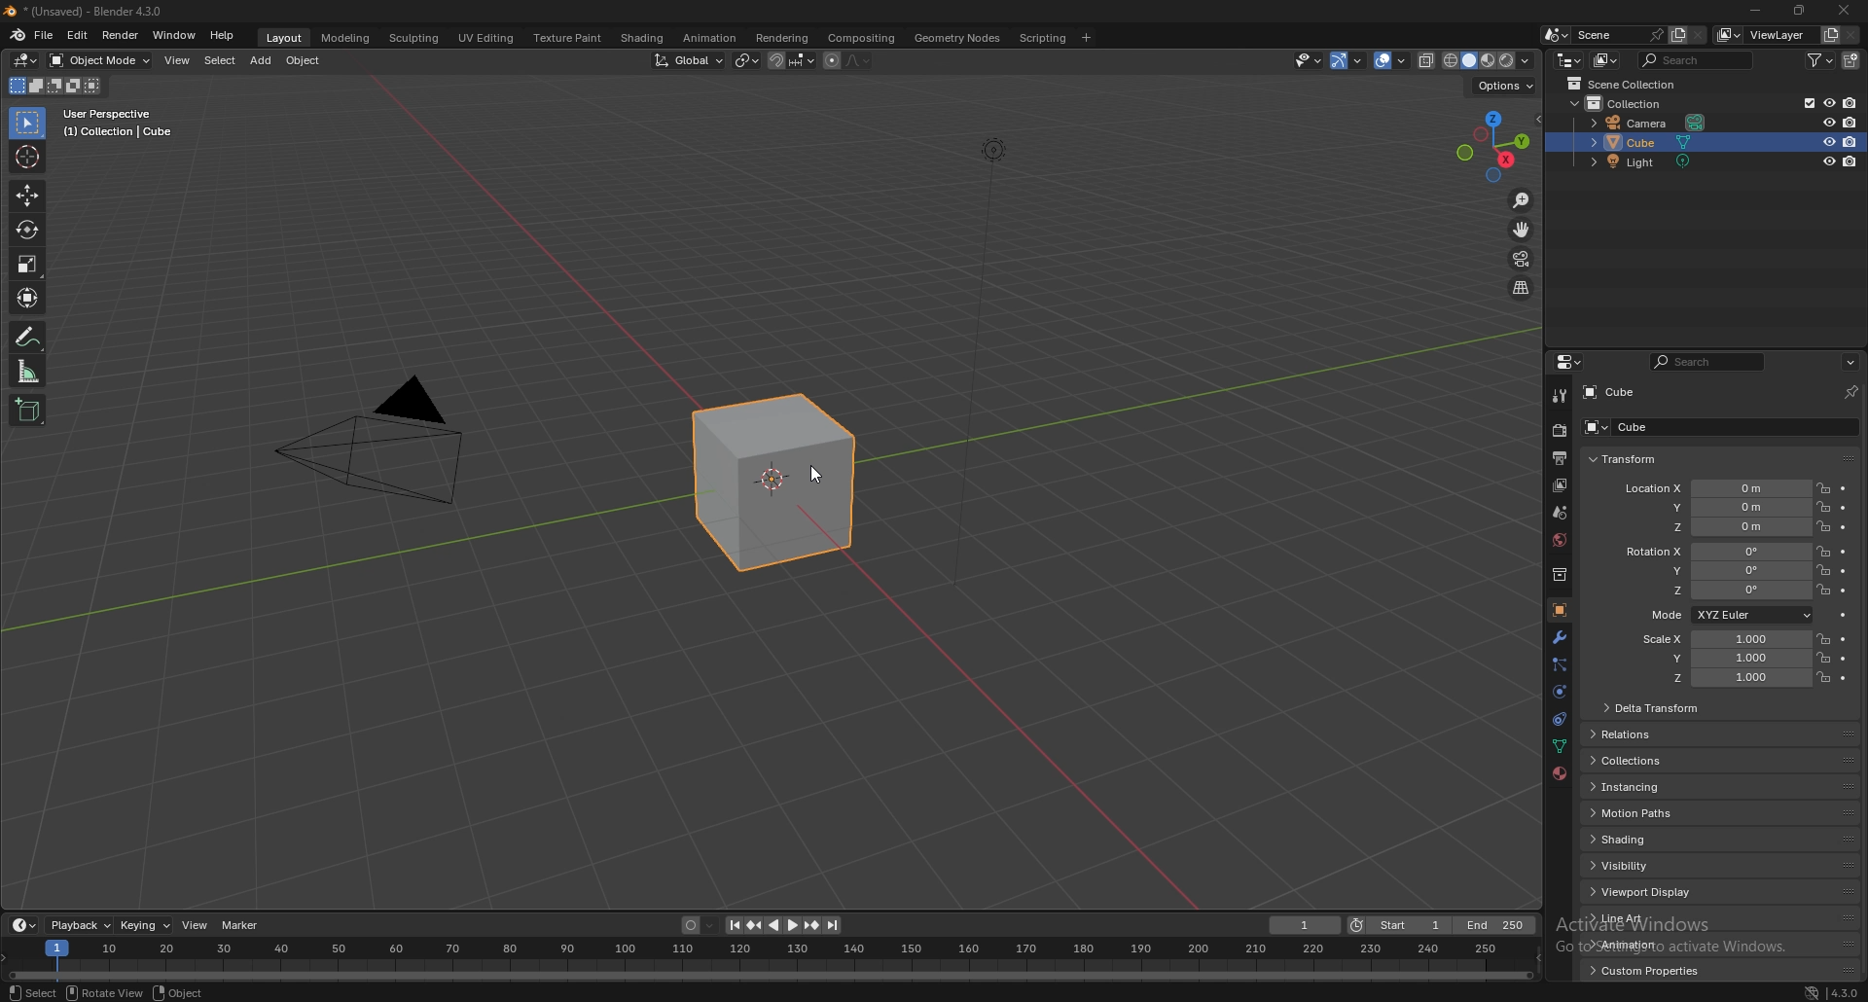  I want to click on version, so click(1845, 993).